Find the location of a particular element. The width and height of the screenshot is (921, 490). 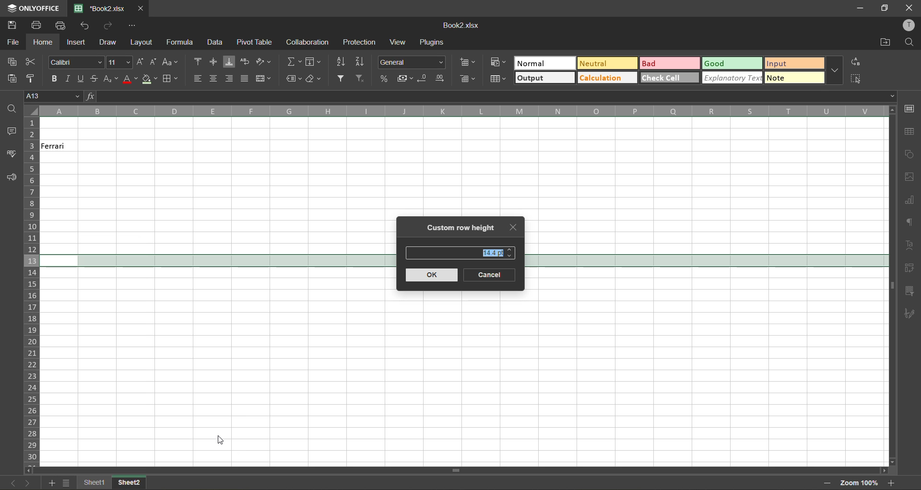

align left is located at coordinates (201, 79).